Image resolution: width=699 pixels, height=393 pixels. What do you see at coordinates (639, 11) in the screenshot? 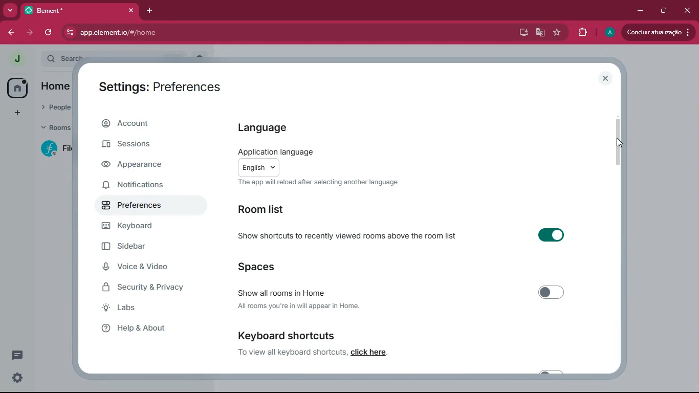
I see `minimize` at bounding box center [639, 11].